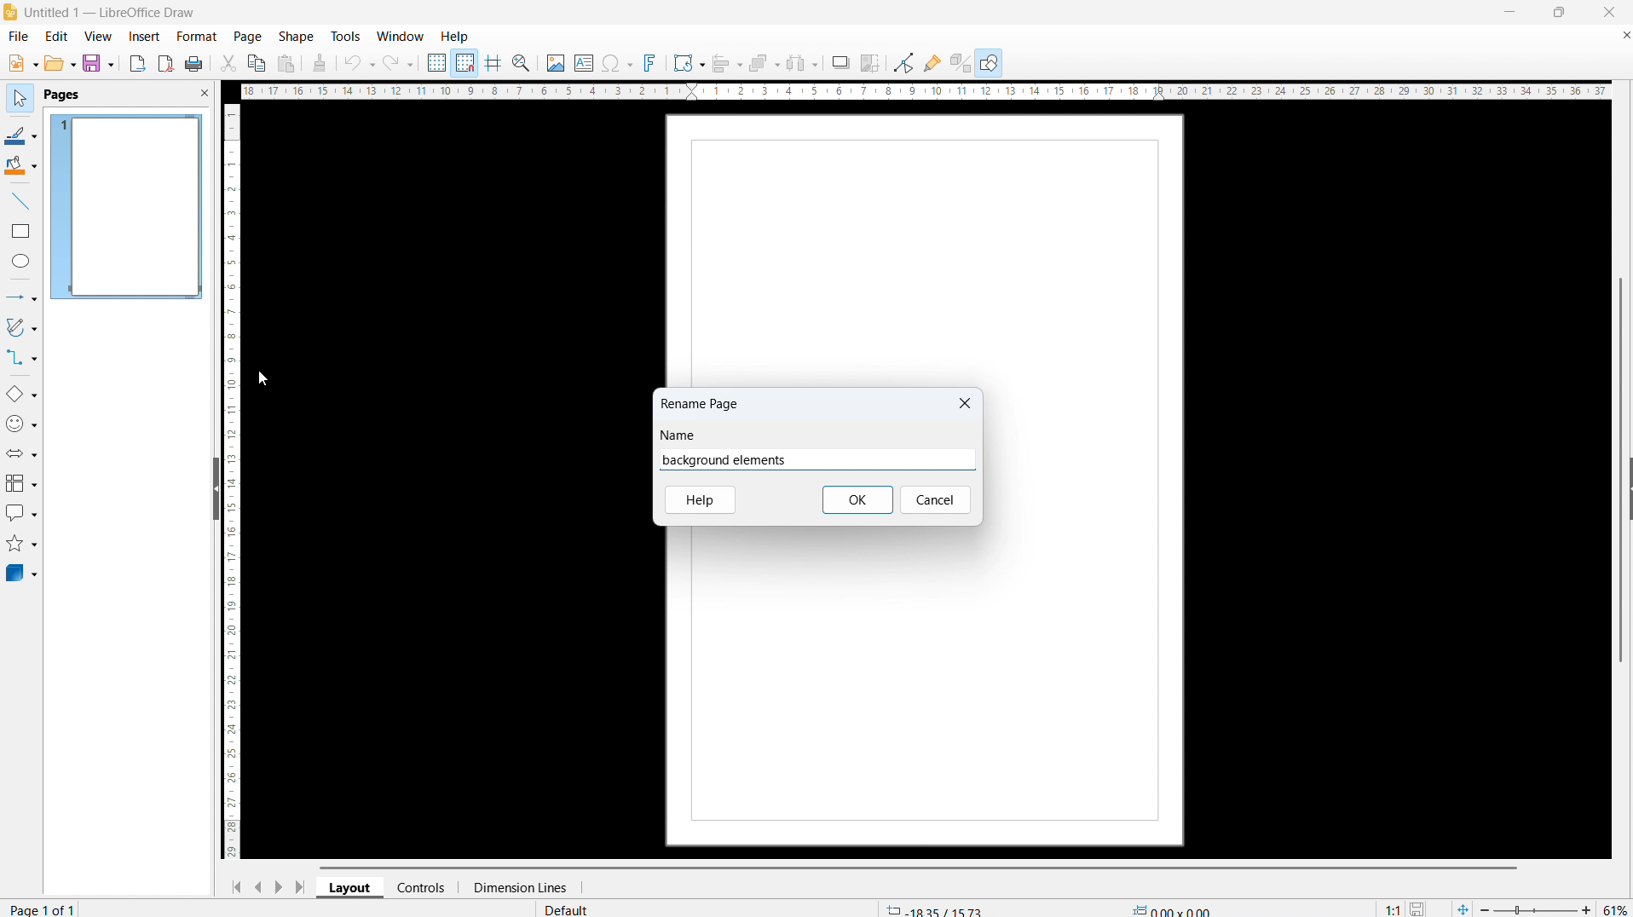  Describe the element at coordinates (399, 61) in the screenshot. I see `redo ` at that location.